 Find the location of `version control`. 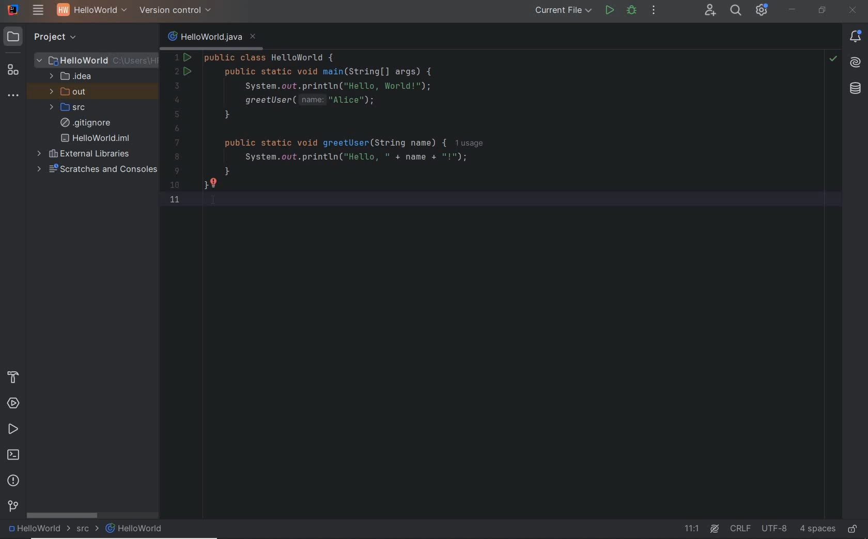

version control is located at coordinates (176, 10).